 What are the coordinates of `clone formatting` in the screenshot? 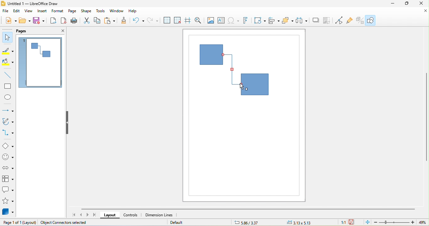 It's located at (125, 21).